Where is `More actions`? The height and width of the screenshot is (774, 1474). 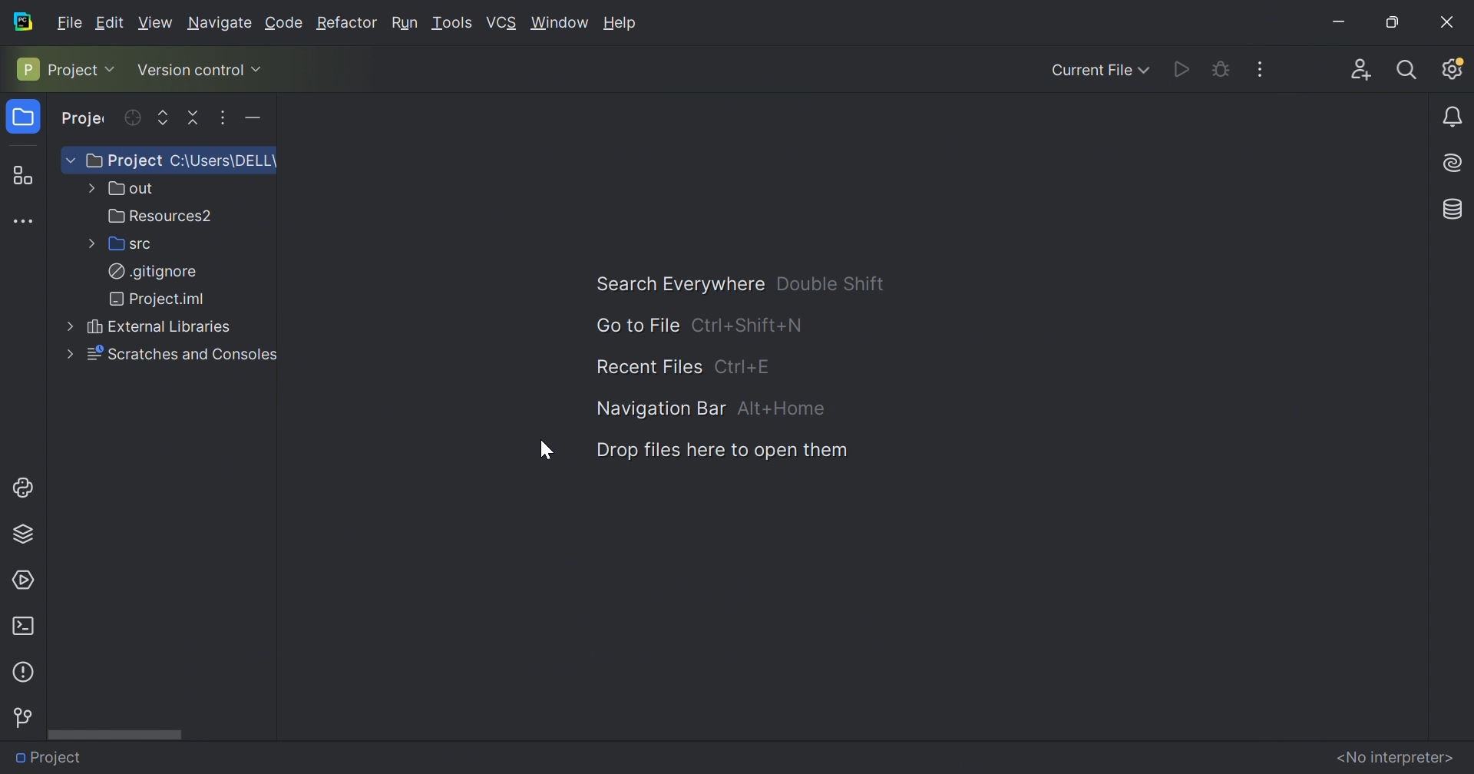
More actions is located at coordinates (1267, 68).